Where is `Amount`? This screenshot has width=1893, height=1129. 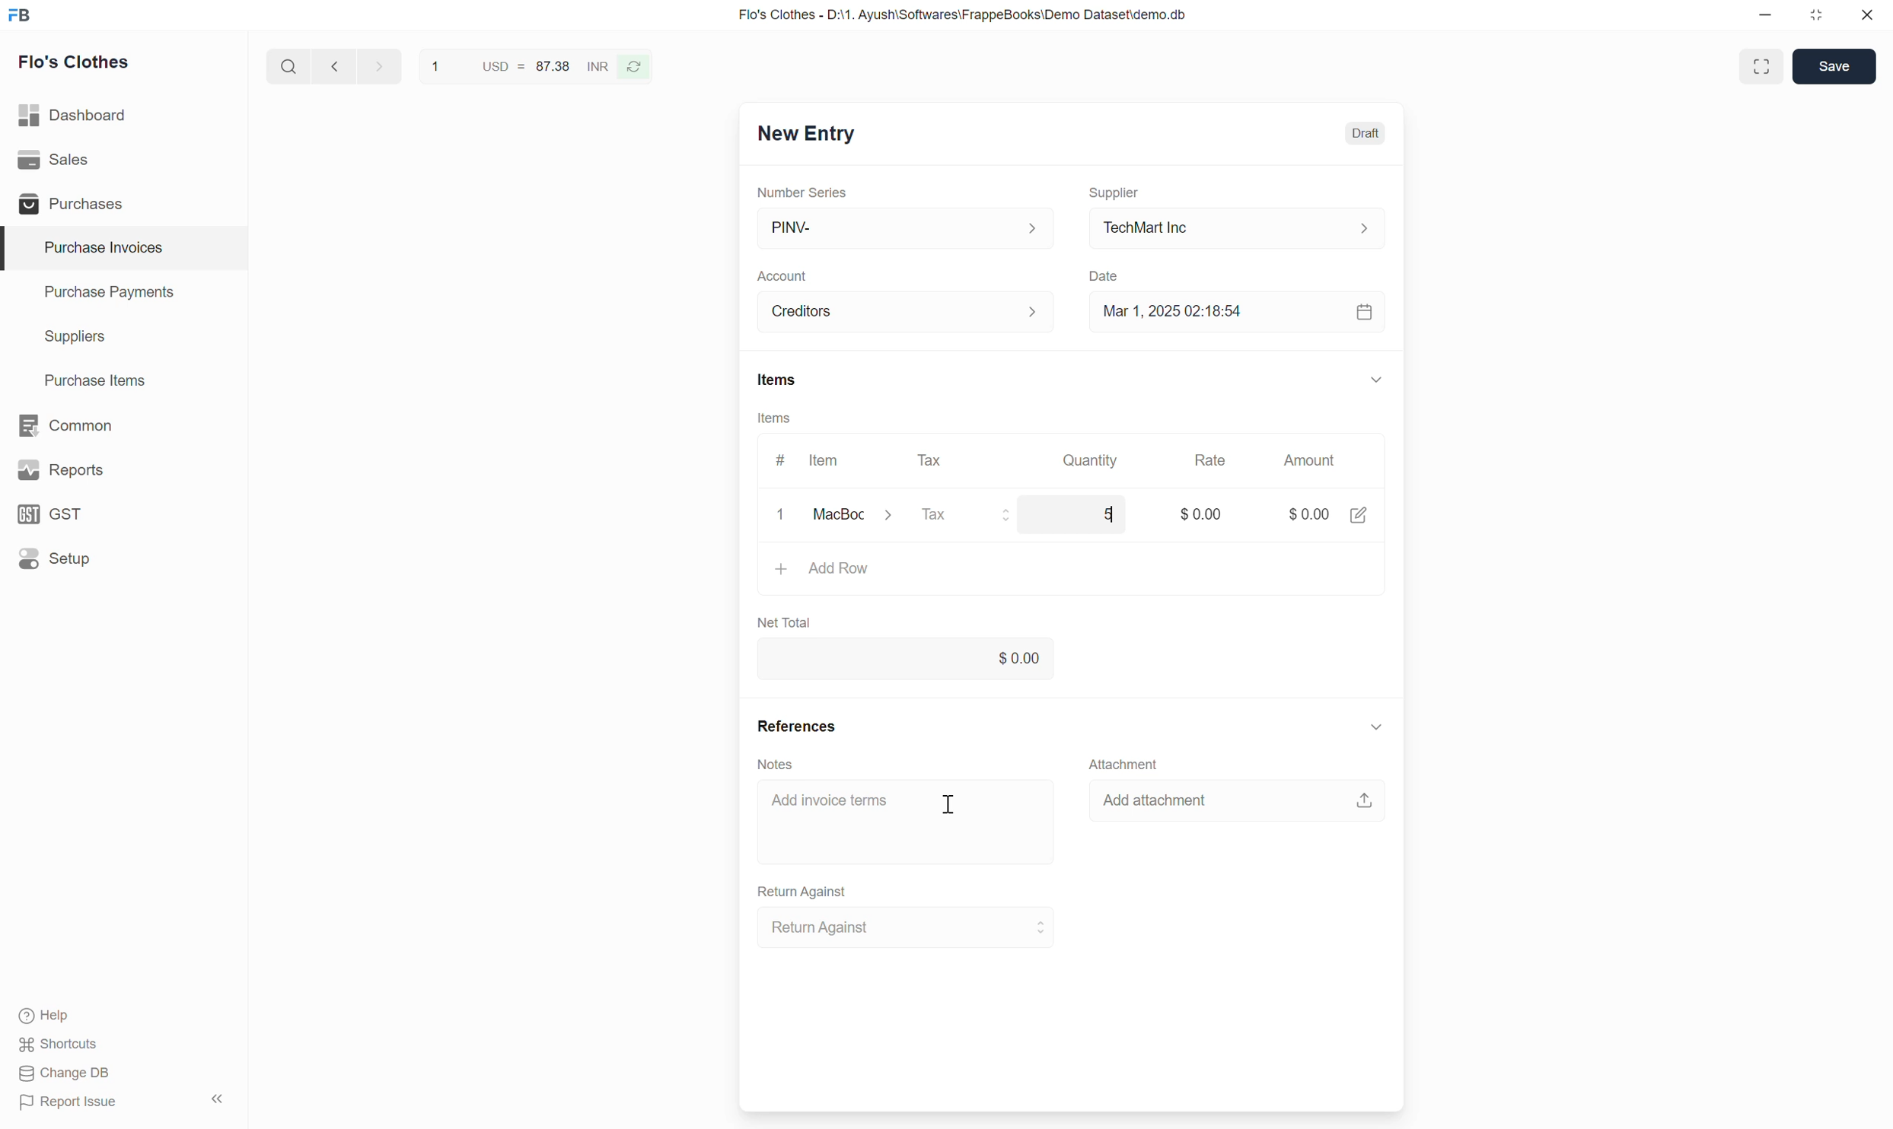
Amount is located at coordinates (1315, 460).